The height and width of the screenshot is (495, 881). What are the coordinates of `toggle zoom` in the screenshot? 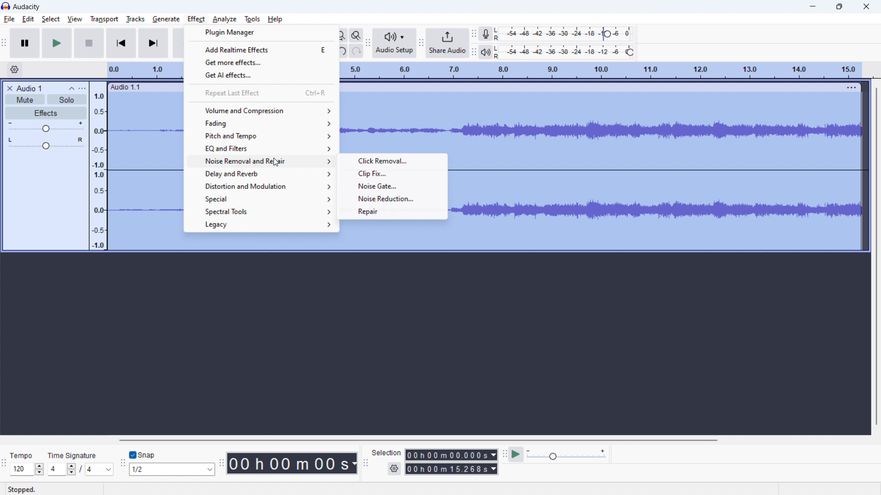 It's located at (356, 35).